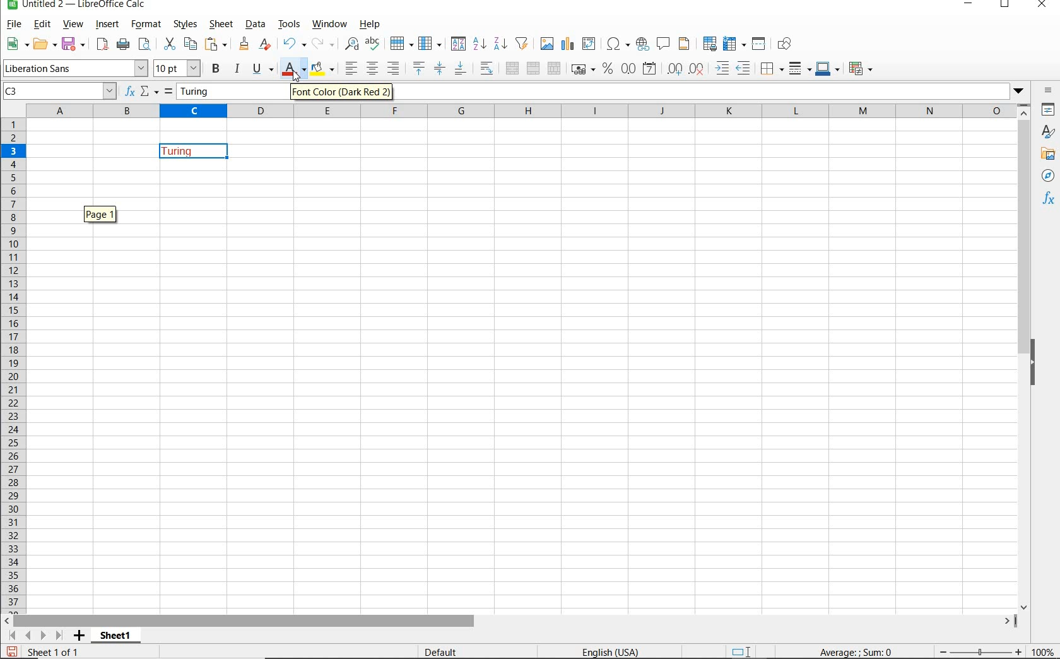 The width and height of the screenshot is (1060, 659). Describe the element at coordinates (720, 68) in the screenshot. I see `INCREASE INDENT` at that location.